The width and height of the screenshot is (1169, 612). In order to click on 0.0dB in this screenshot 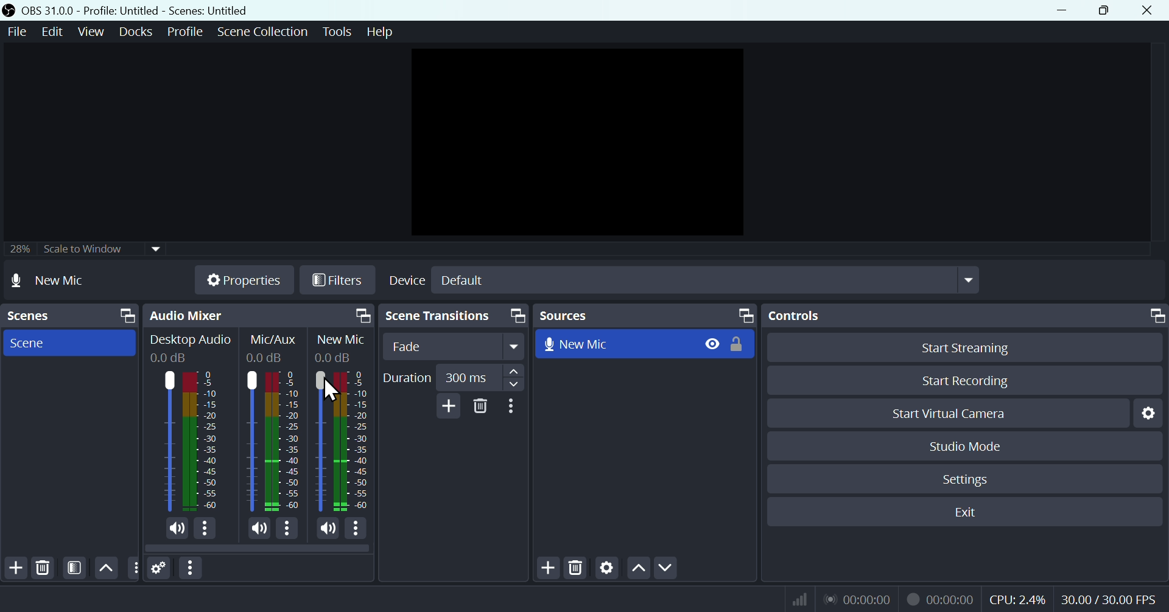, I will do `click(267, 358)`.